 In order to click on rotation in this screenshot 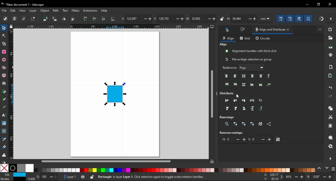, I will do `click(320, 177)`.